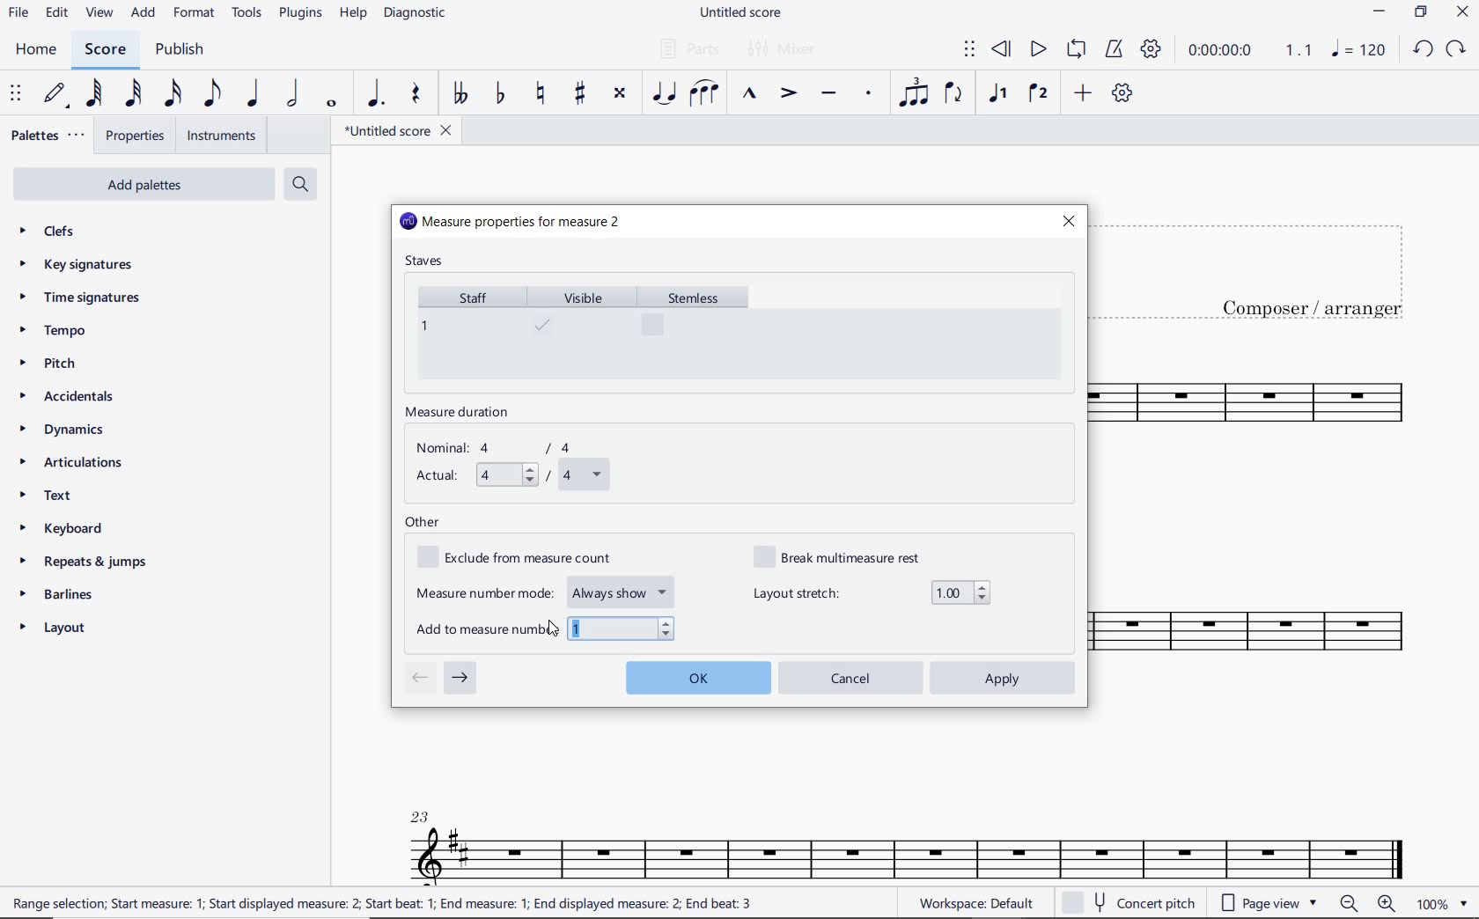 The height and width of the screenshot is (919, 1479). Describe the element at coordinates (1131, 903) in the screenshot. I see `concert pitch` at that location.